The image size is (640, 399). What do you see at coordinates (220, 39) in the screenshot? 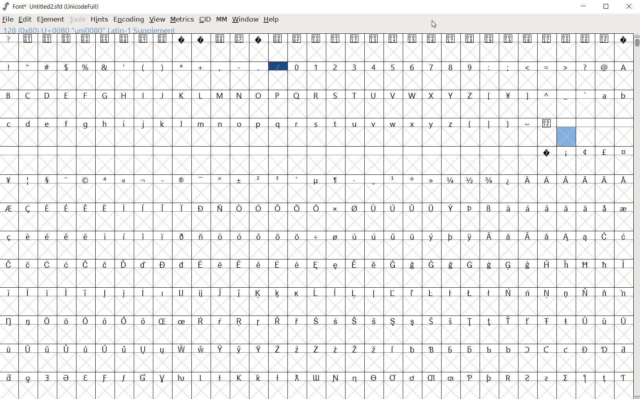
I see `glyph` at bounding box center [220, 39].